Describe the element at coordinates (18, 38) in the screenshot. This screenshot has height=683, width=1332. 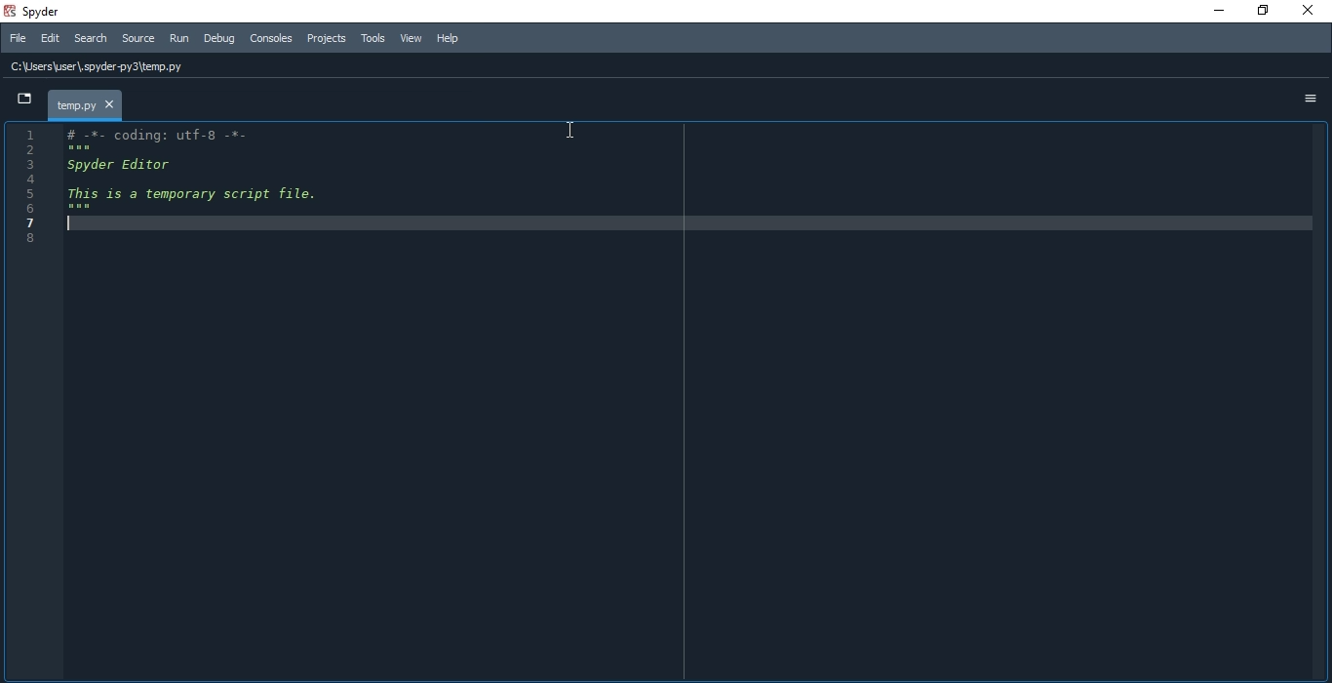
I see `File ` at that location.